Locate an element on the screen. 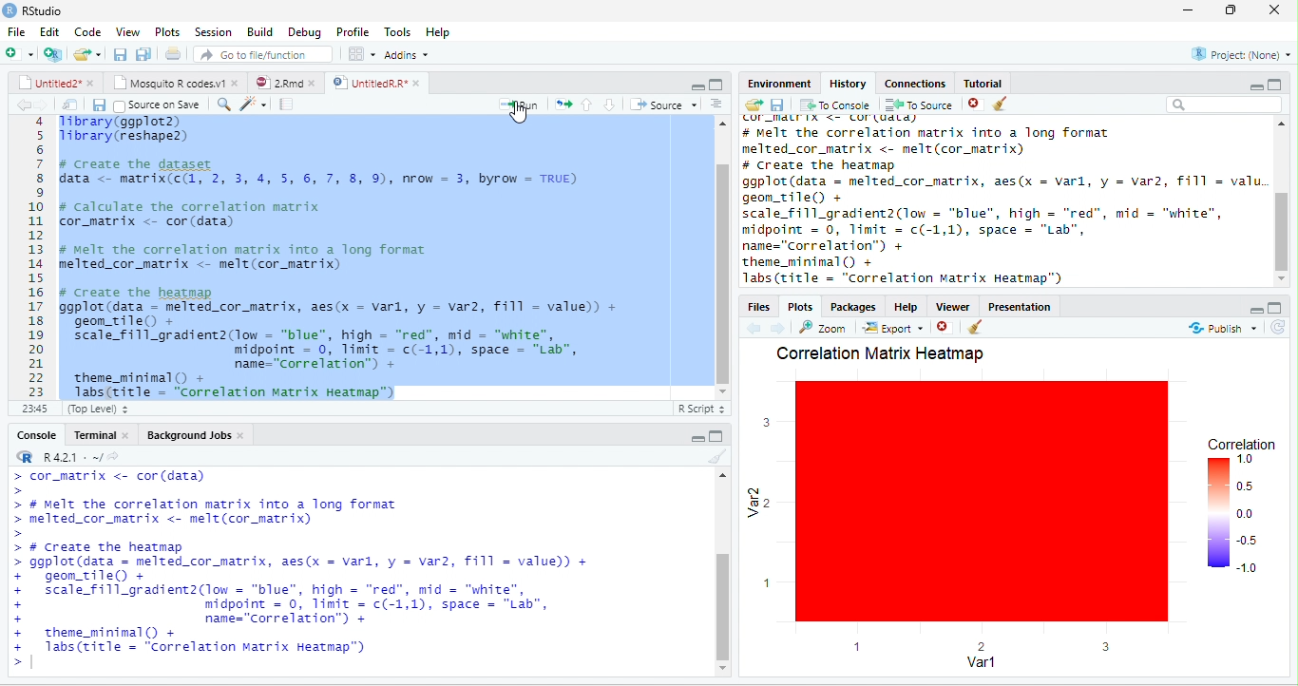 The image size is (1298, 686). R is located at coordinates (68, 454).